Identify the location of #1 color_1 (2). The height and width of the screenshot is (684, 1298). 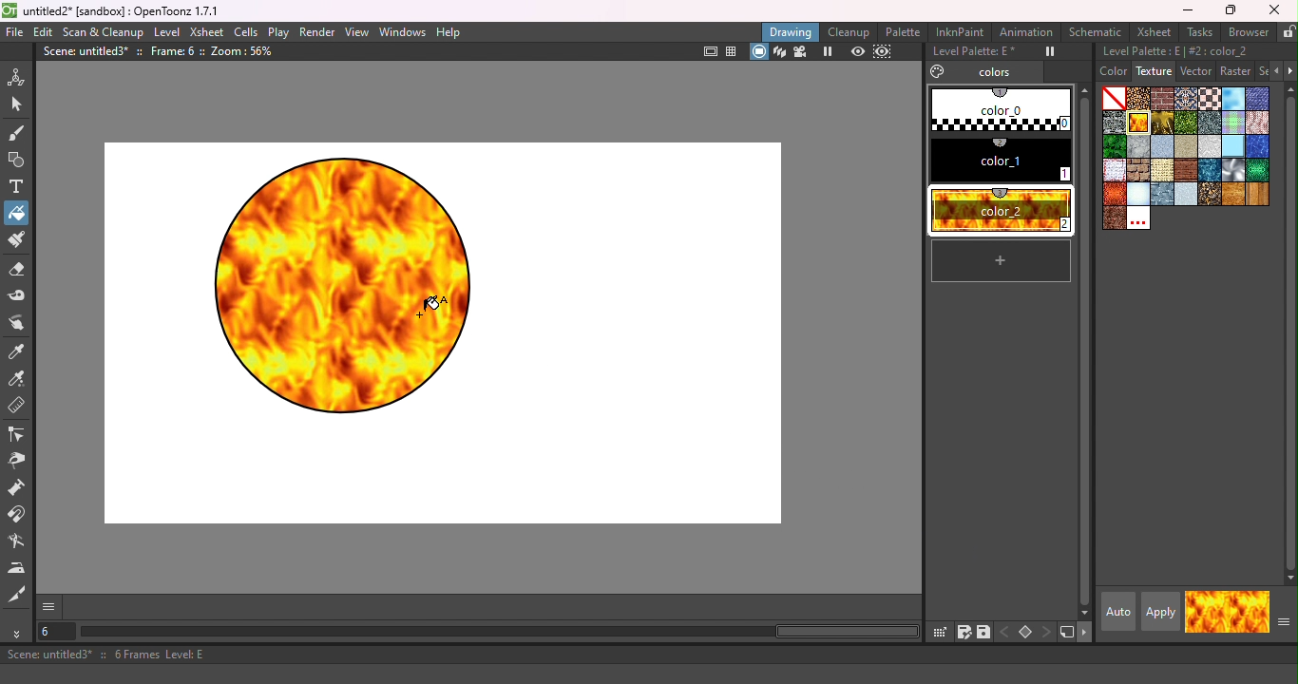
(997, 161).